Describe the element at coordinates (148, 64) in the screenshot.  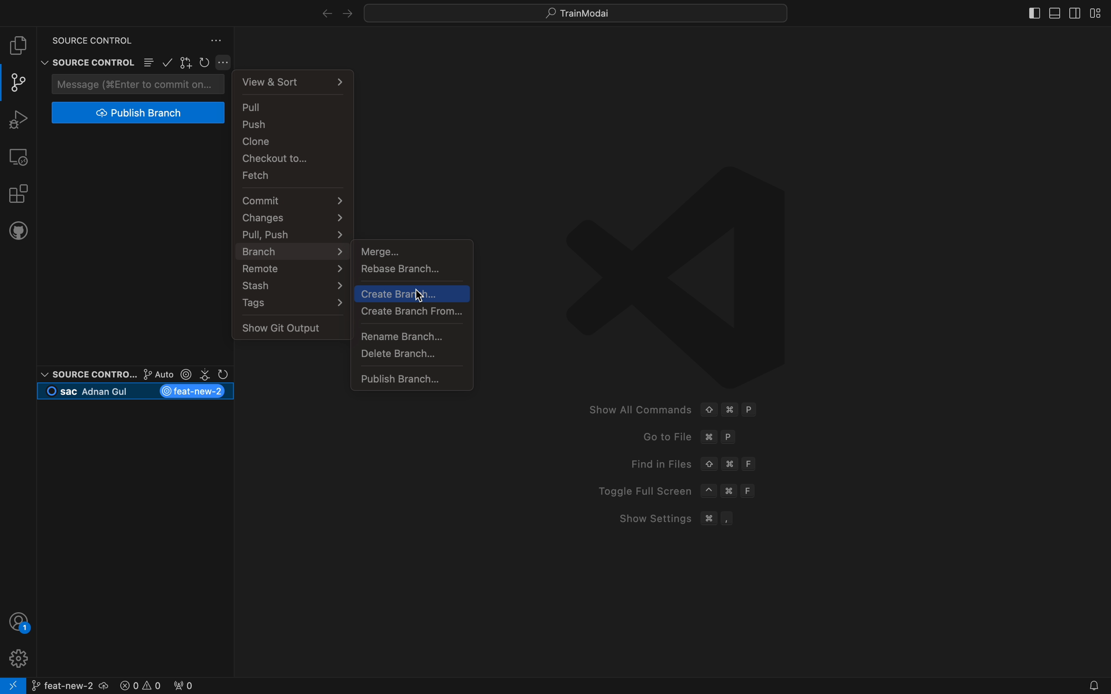
I see `` at that location.